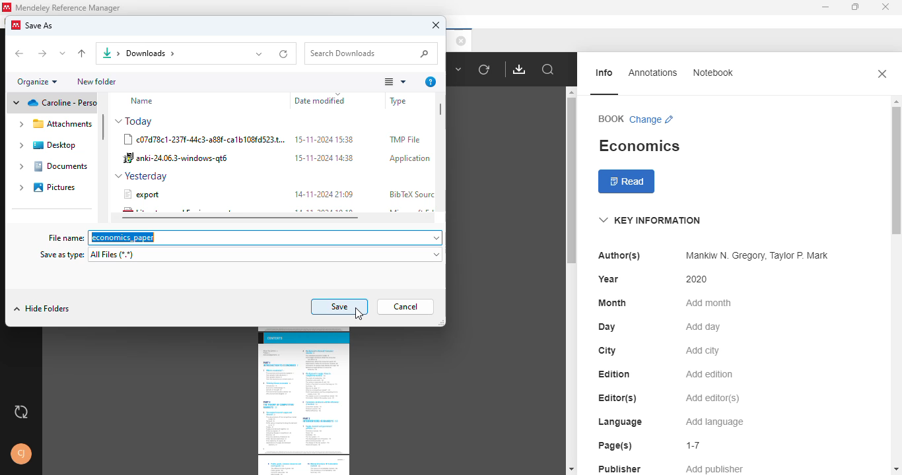 The image size is (902, 475). I want to click on editor(s), so click(618, 398).